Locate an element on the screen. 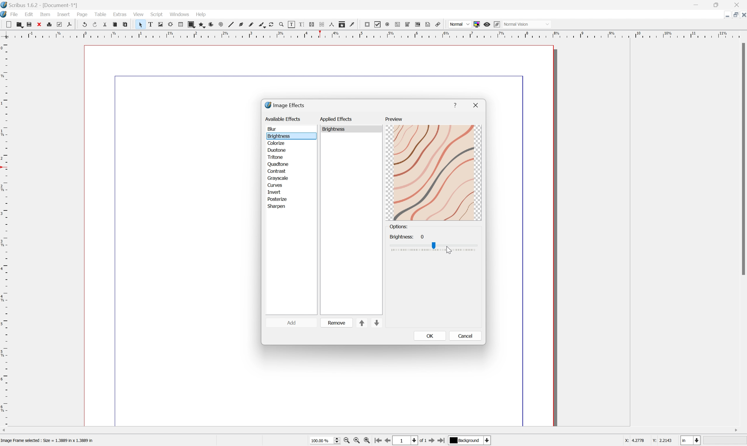 The image size is (747, 446). 1 of 1 is located at coordinates (411, 440).